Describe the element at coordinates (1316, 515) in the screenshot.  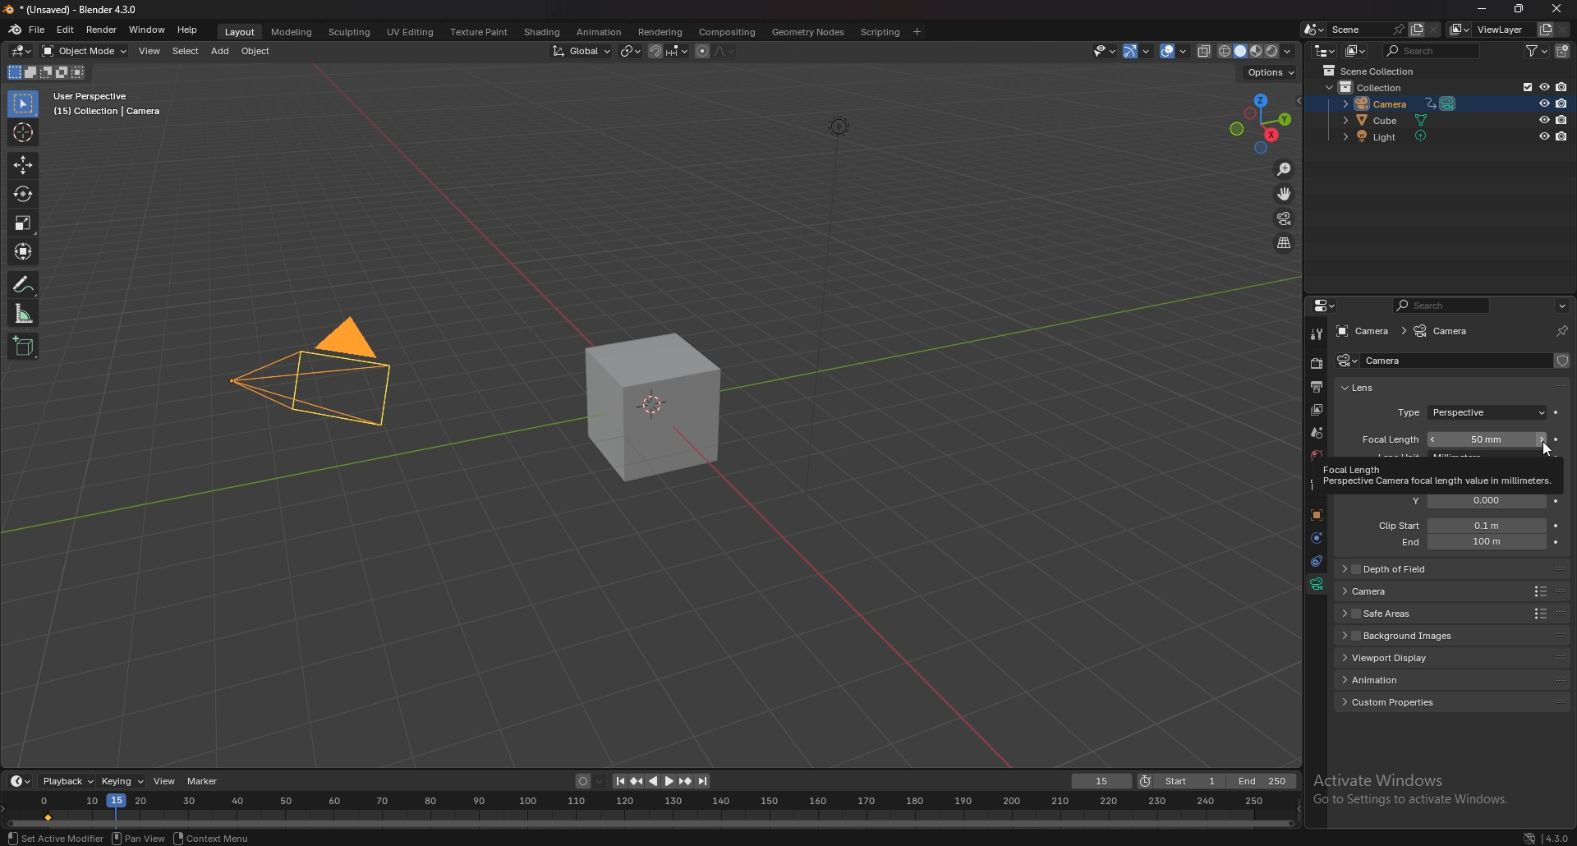
I see `objects` at that location.